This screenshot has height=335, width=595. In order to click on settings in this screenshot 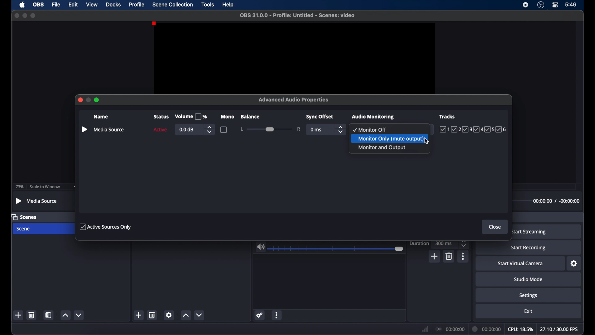, I will do `click(574, 264)`.